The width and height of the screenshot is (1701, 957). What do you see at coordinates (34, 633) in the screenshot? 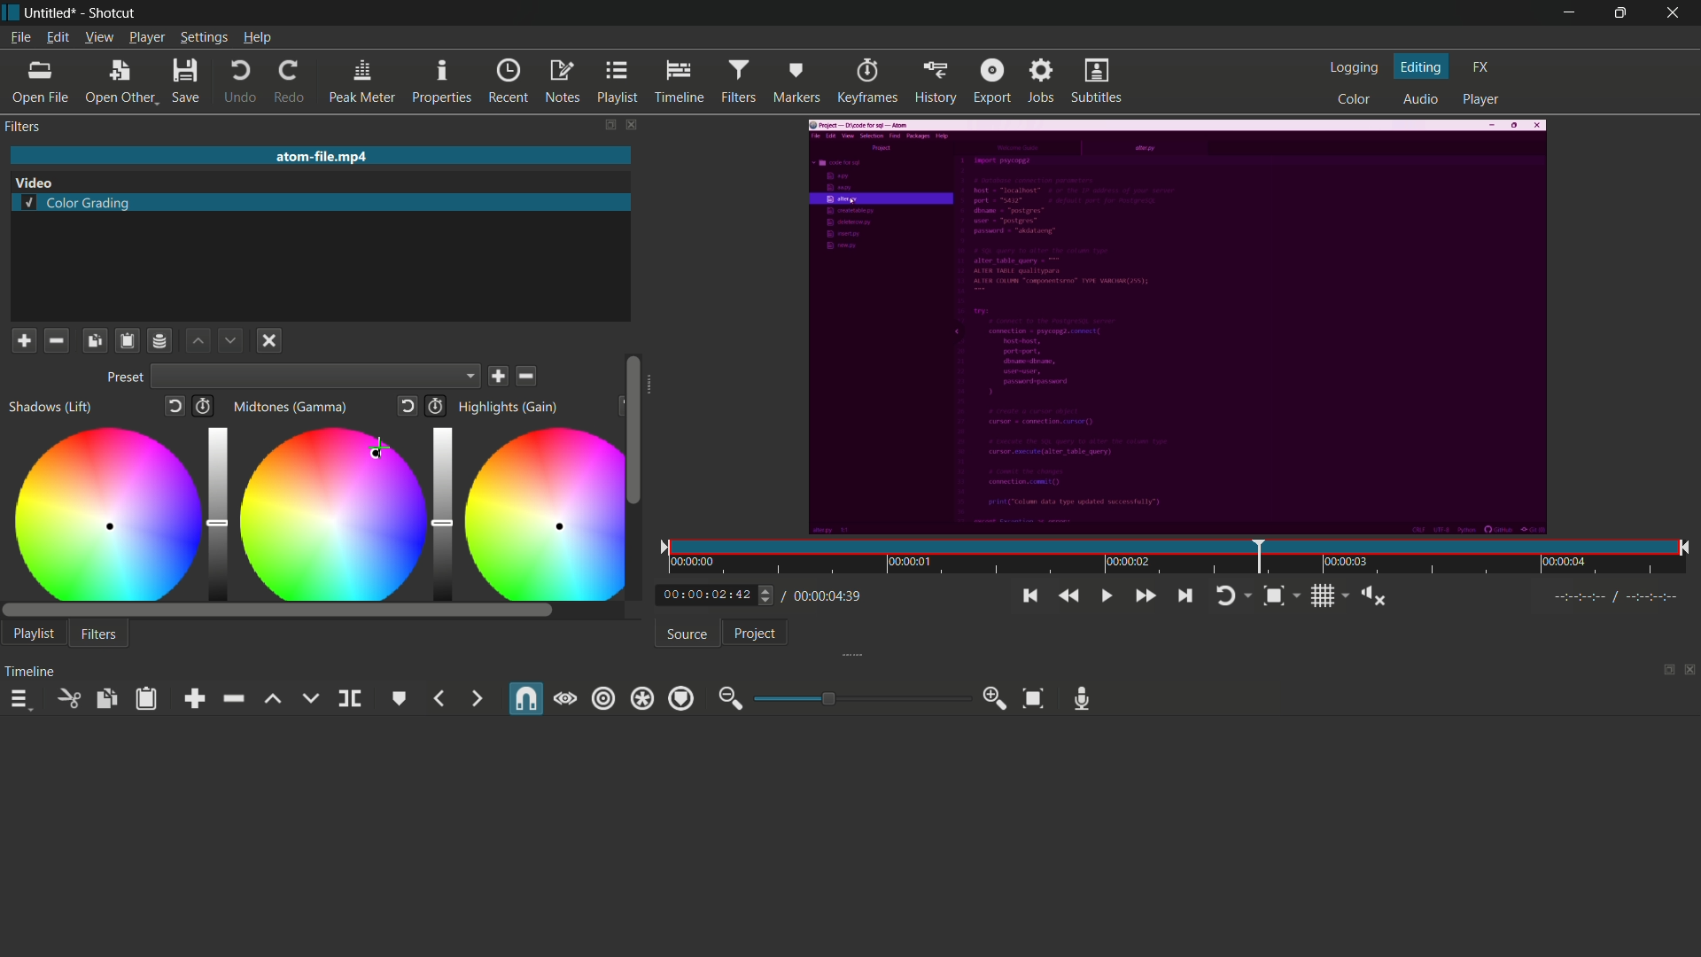
I see `playlist` at bounding box center [34, 633].